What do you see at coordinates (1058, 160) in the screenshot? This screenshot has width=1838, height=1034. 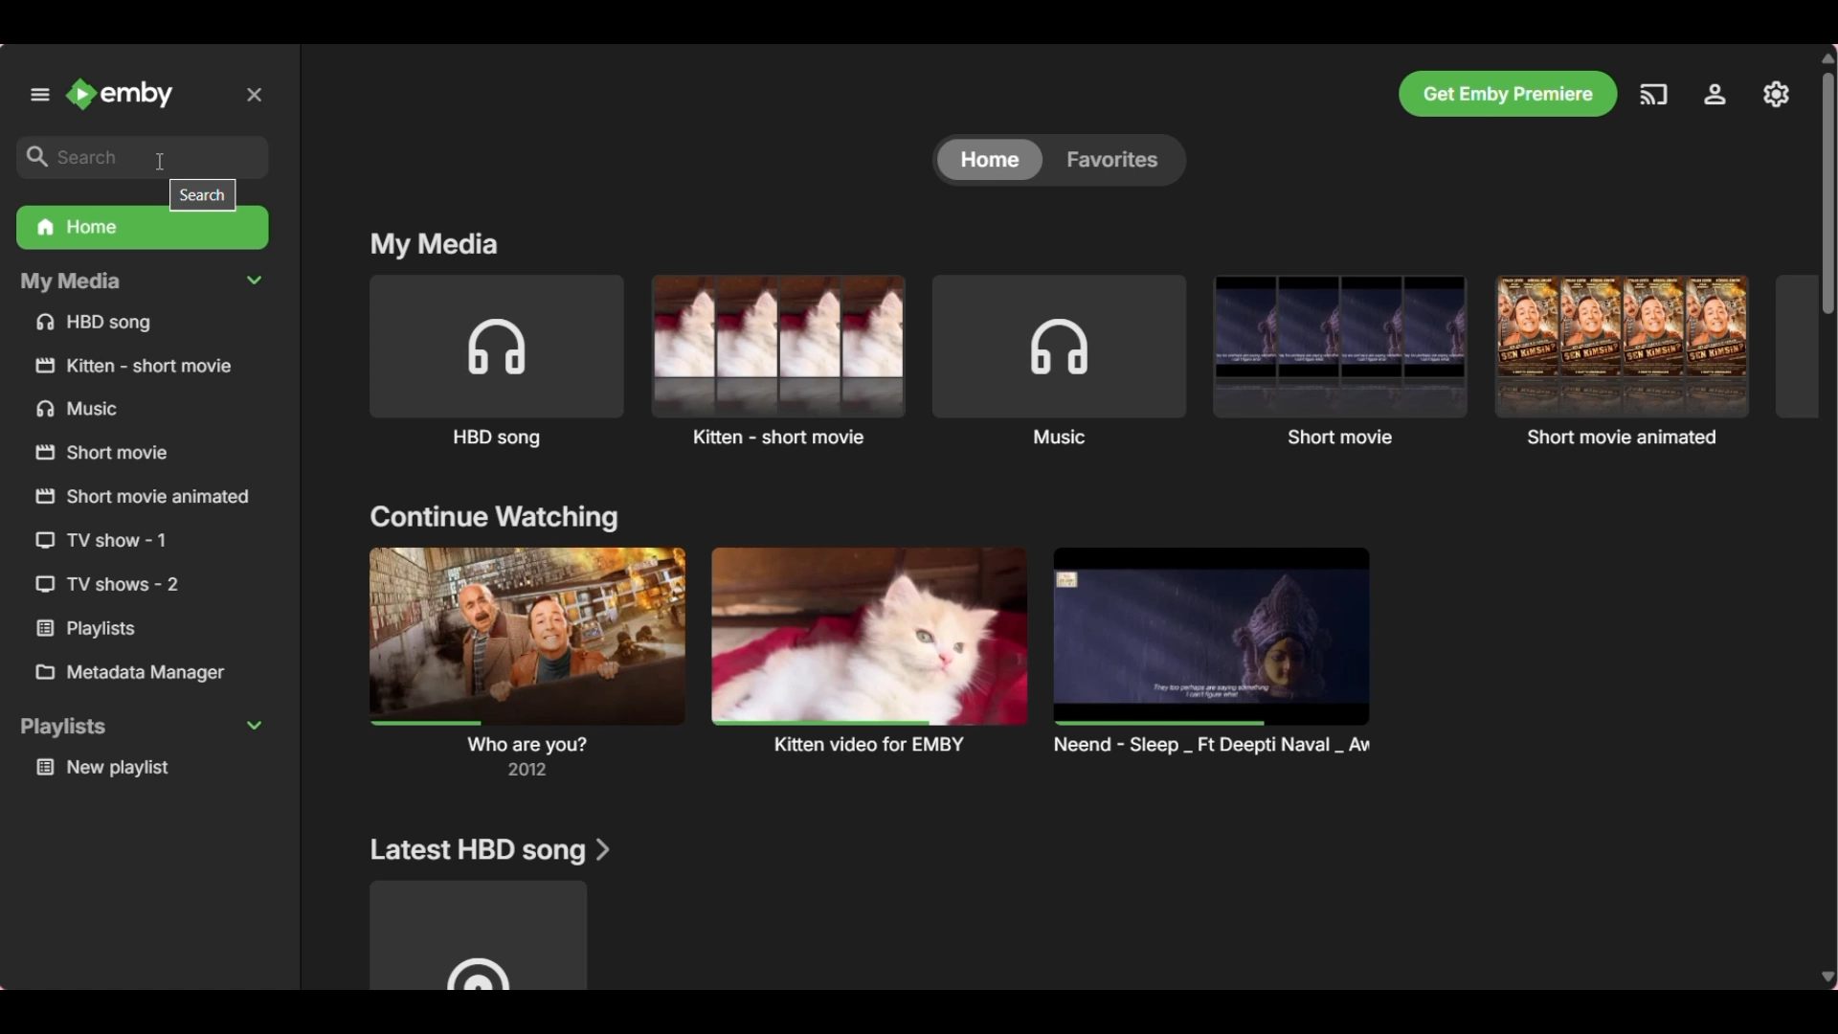 I see `Toggle between Home and Favorites` at bounding box center [1058, 160].